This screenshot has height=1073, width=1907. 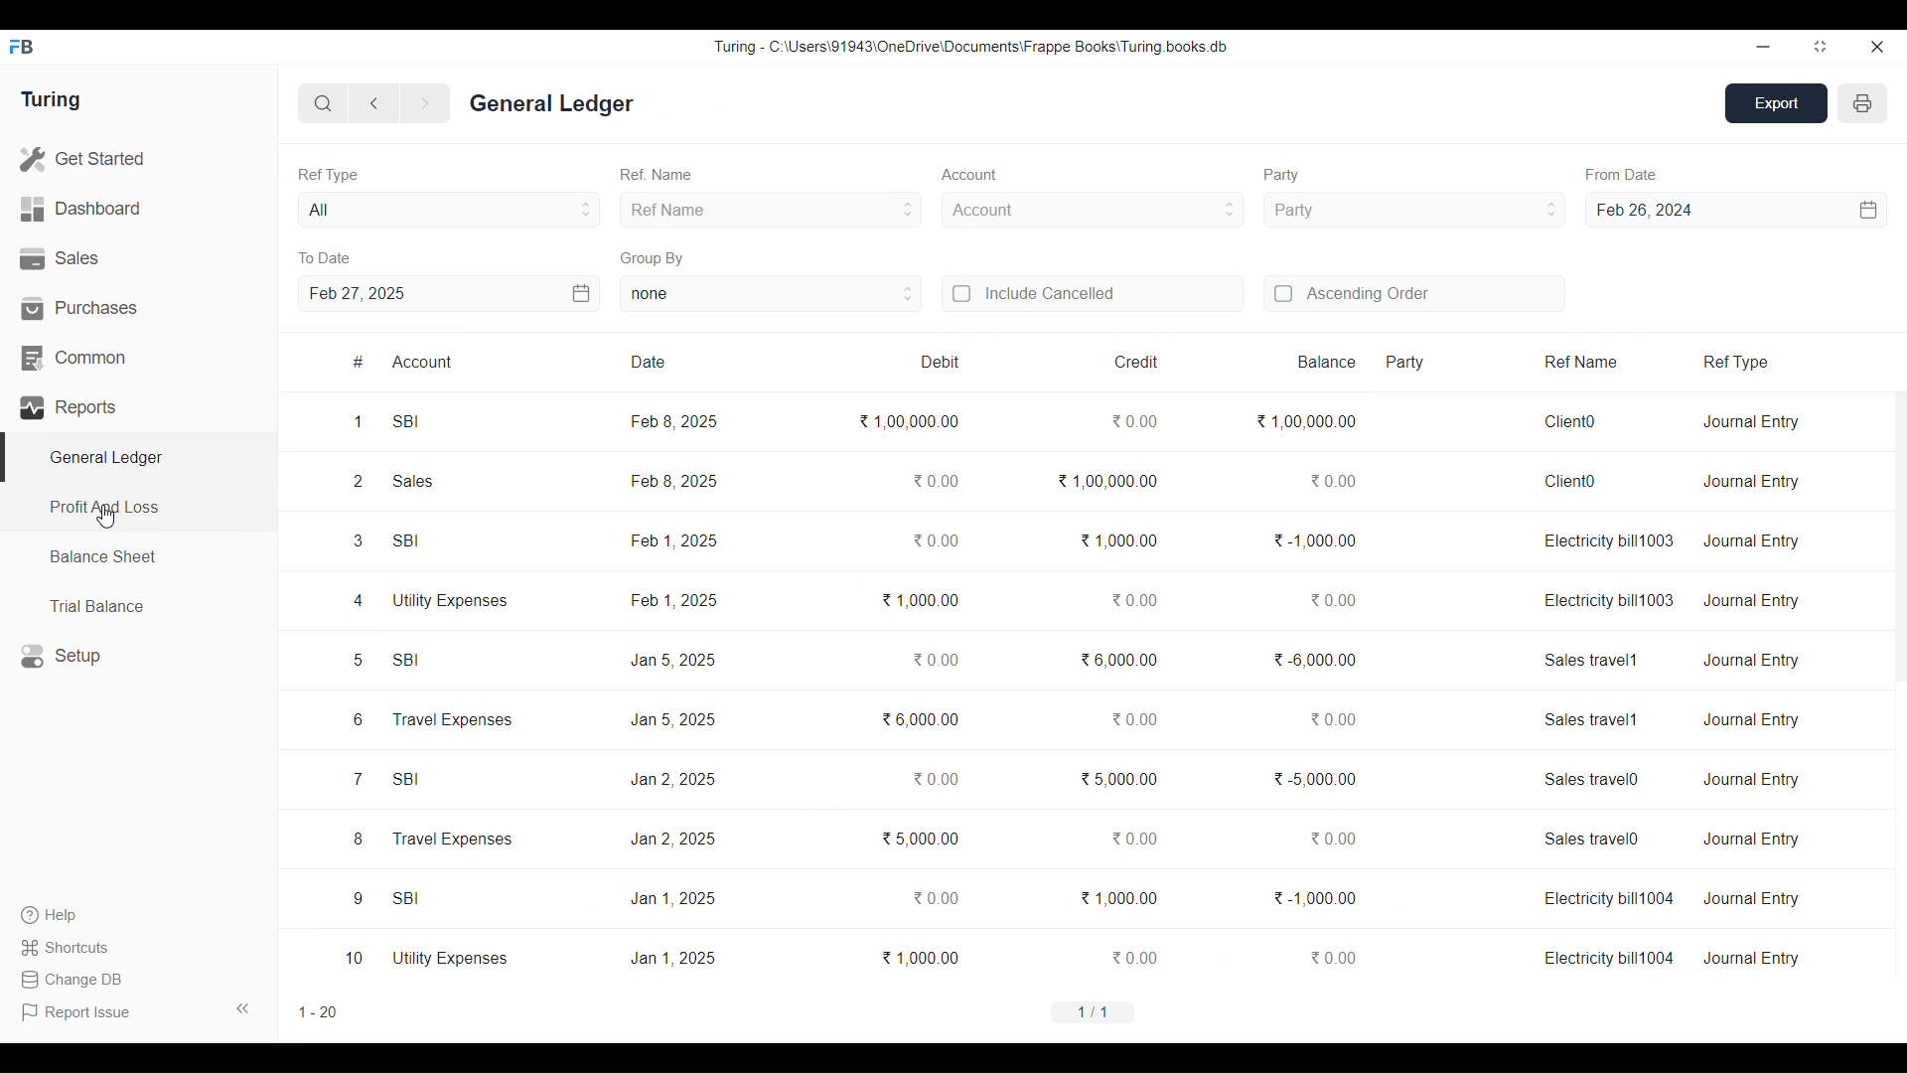 I want to click on Group By, so click(x=654, y=258).